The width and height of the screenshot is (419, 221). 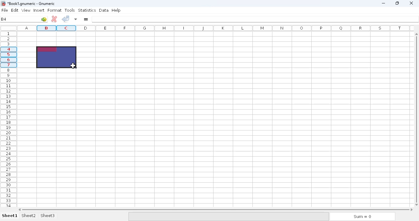 What do you see at coordinates (215, 29) in the screenshot?
I see `columns` at bounding box center [215, 29].